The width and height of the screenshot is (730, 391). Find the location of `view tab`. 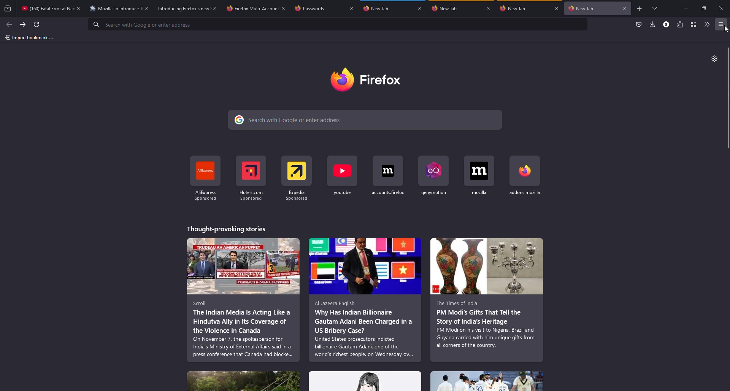

view tab is located at coordinates (655, 8).